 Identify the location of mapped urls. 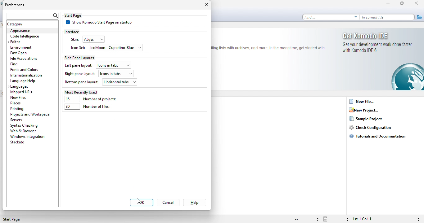
(23, 92).